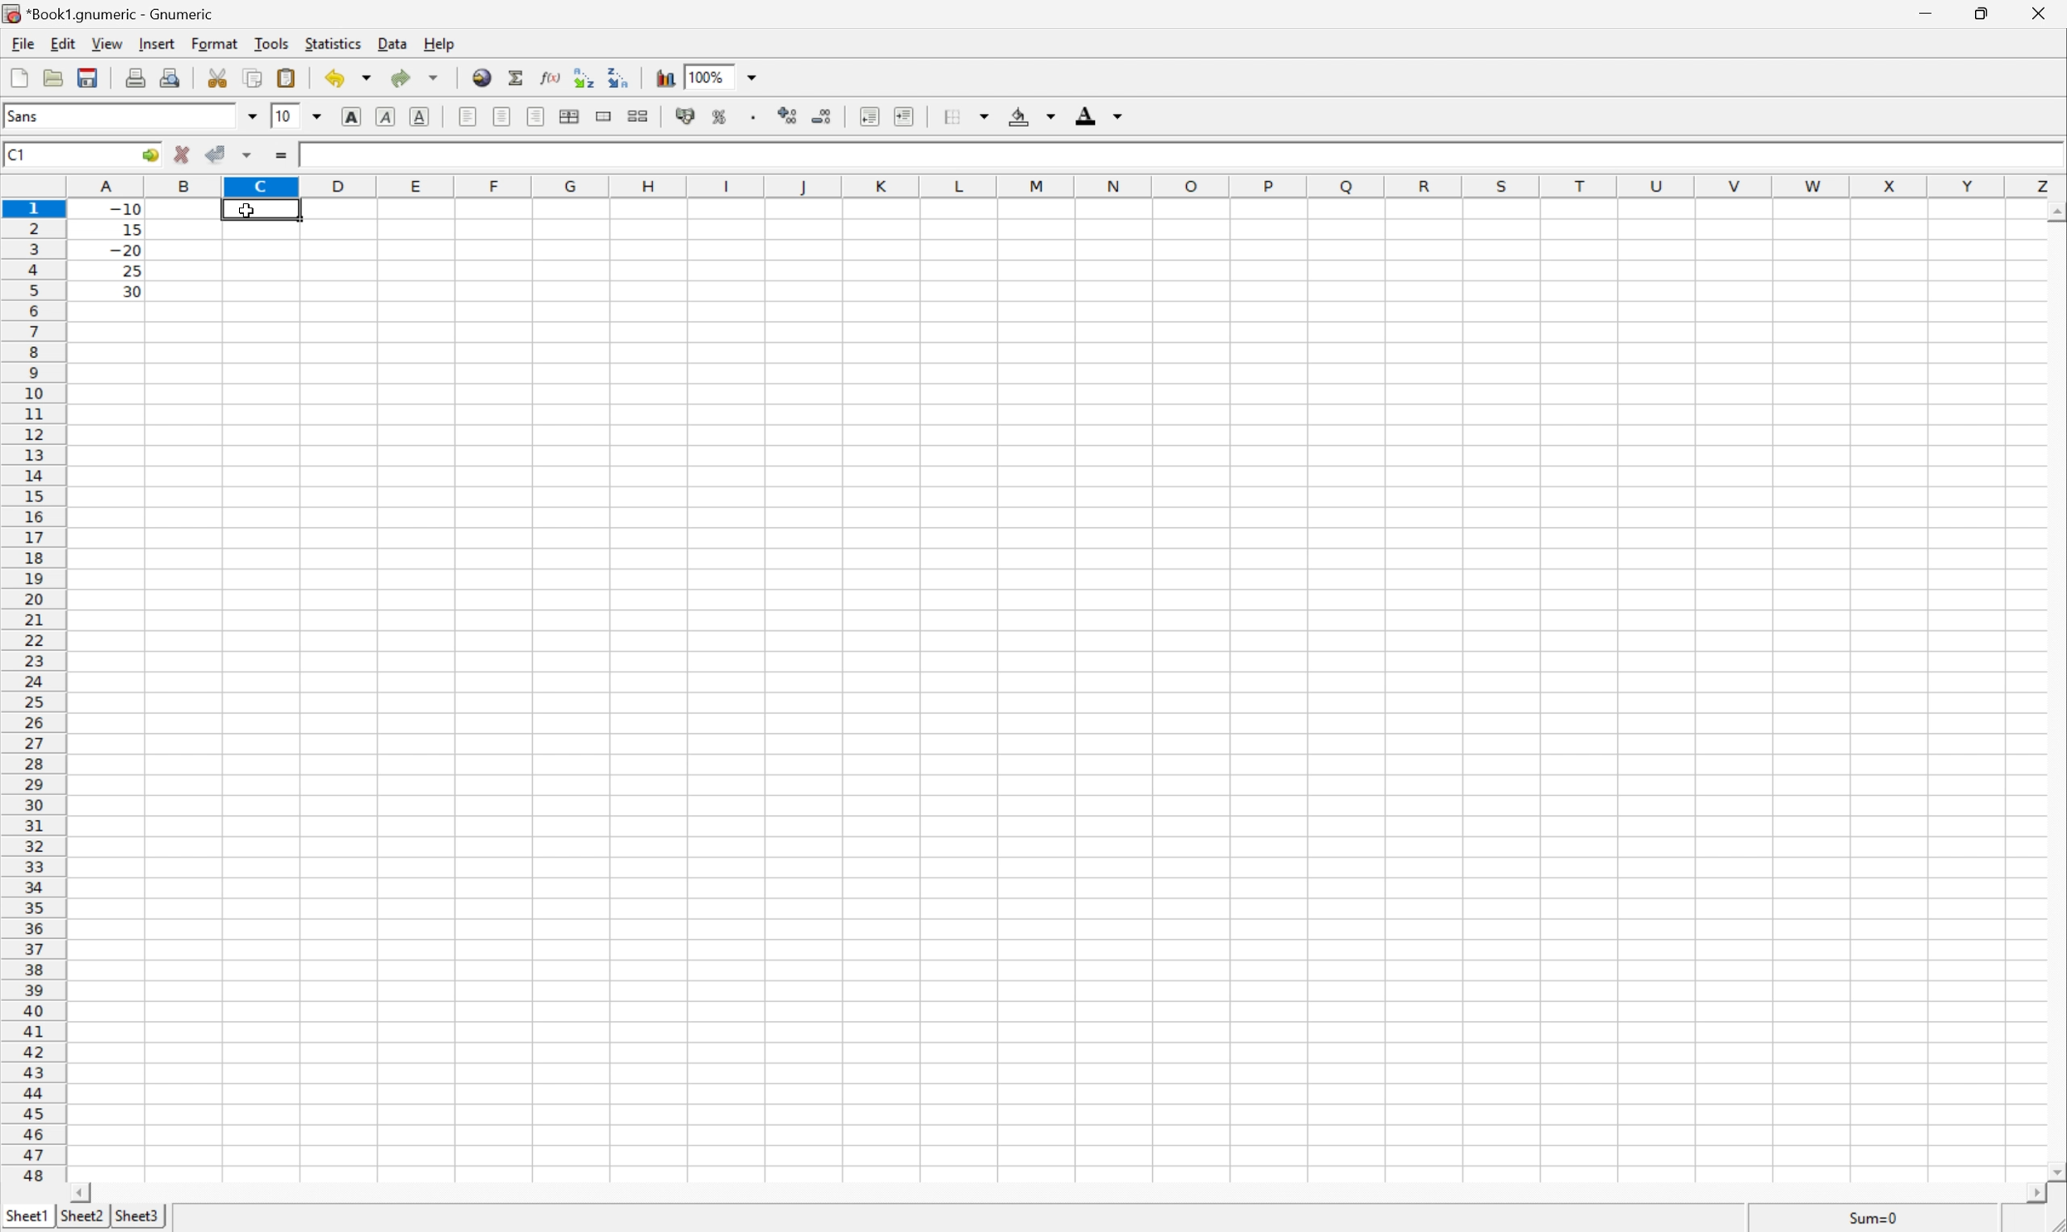 The height and width of the screenshot is (1232, 2067). I want to click on Sans, so click(26, 115).